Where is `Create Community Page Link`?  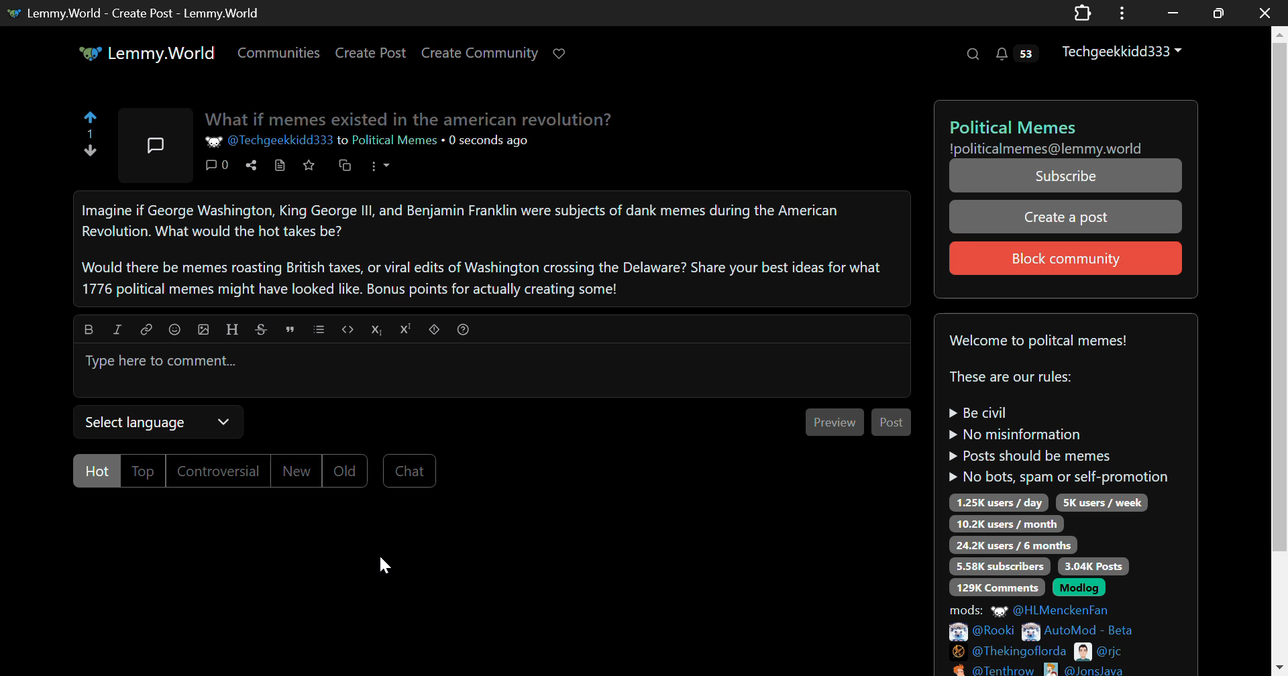 Create Community Page Link is located at coordinates (480, 52).